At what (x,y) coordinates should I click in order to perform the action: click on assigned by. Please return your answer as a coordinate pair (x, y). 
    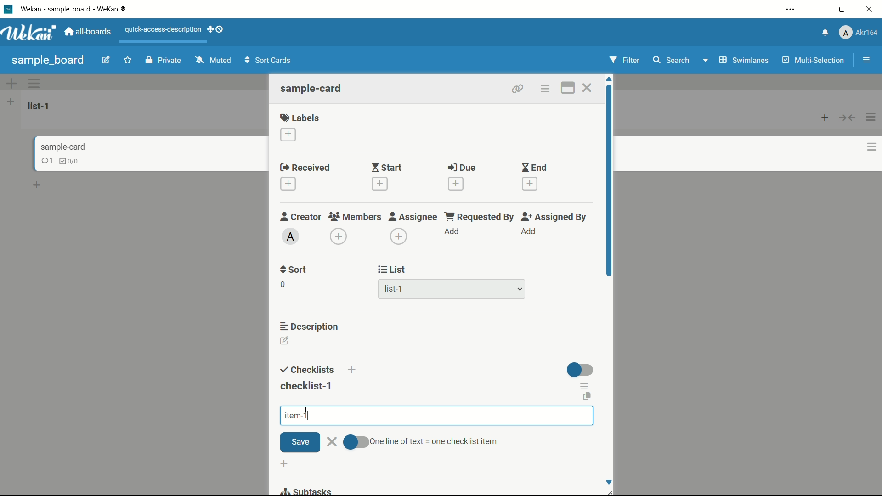
    Looking at the image, I should click on (553, 217).